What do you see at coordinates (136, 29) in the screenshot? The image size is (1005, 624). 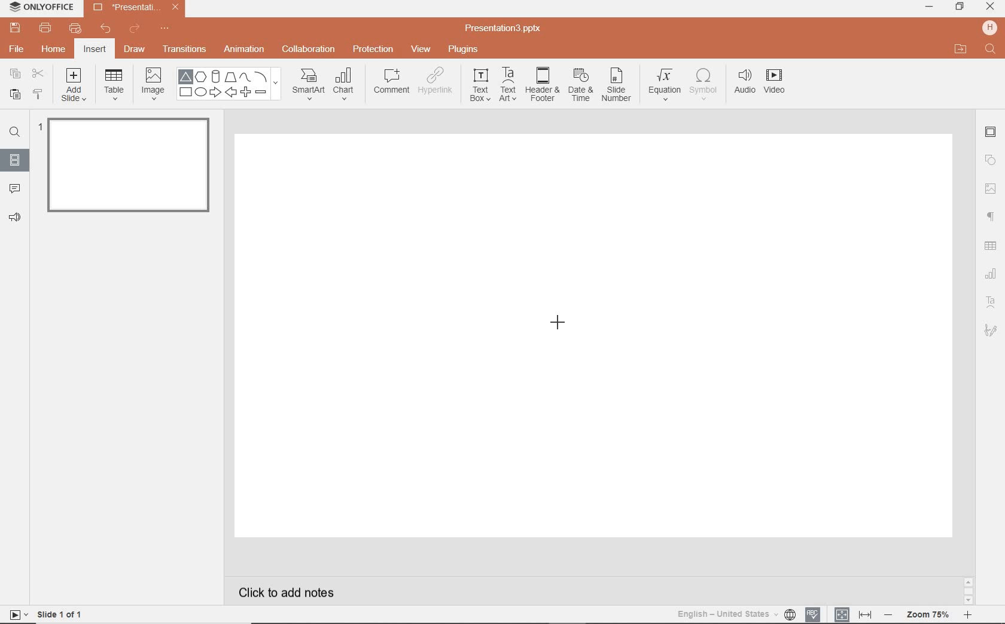 I see `REDO` at bounding box center [136, 29].